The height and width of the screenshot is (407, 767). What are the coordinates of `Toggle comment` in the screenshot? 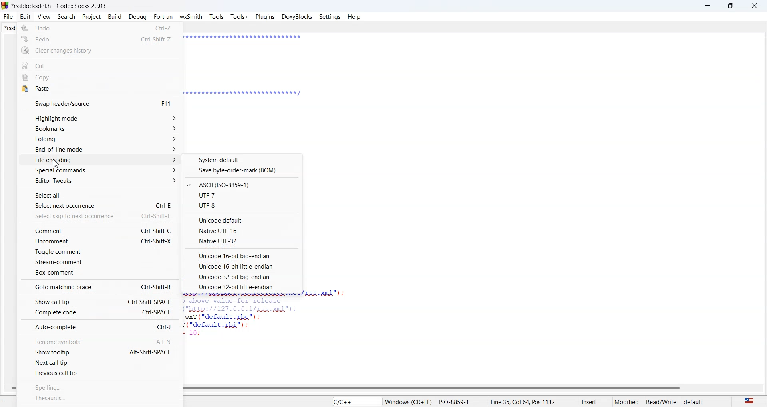 It's located at (99, 252).